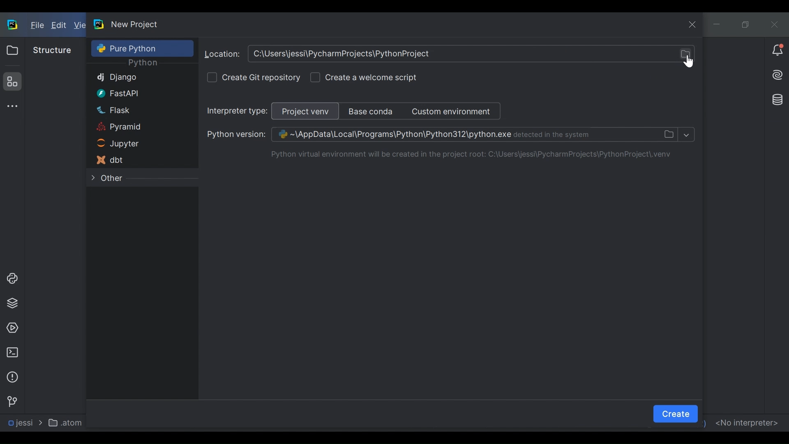 The image size is (789, 444). Describe the element at coordinates (686, 134) in the screenshot. I see `show` at that location.